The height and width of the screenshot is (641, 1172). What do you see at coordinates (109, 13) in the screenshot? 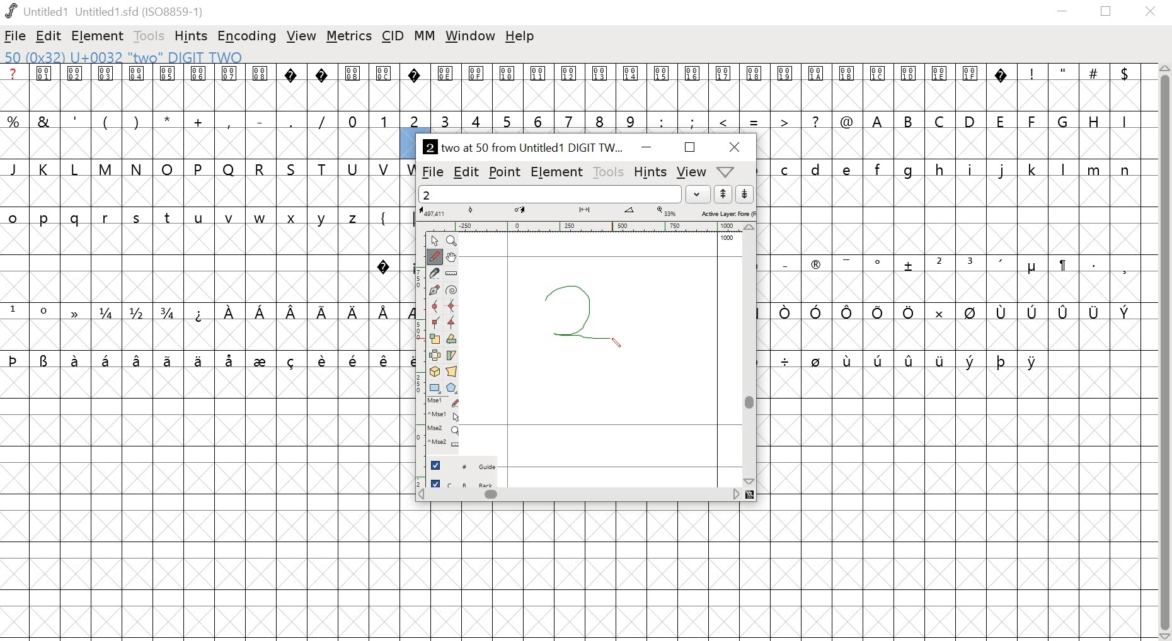
I see `Untitled1 Untitled 1.sfd (IS08859-1)` at bounding box center [109, 13].